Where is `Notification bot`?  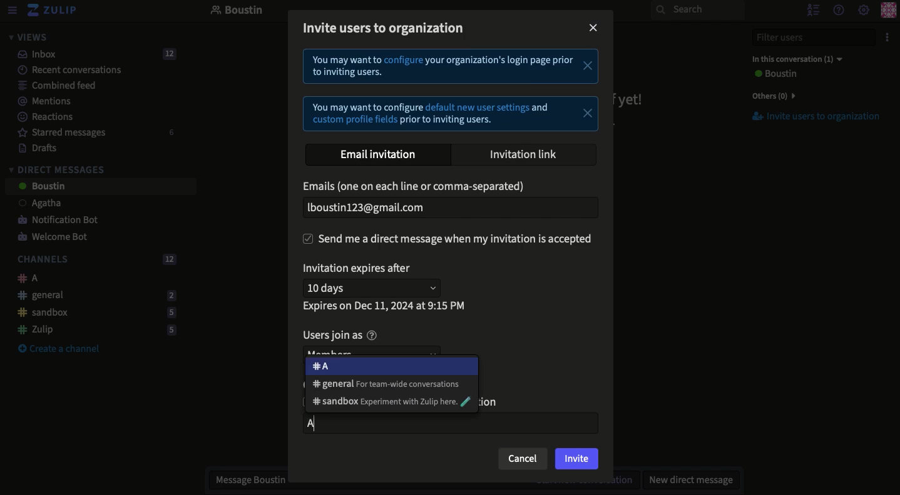 Notification bot is located at coordinates (53, 221).